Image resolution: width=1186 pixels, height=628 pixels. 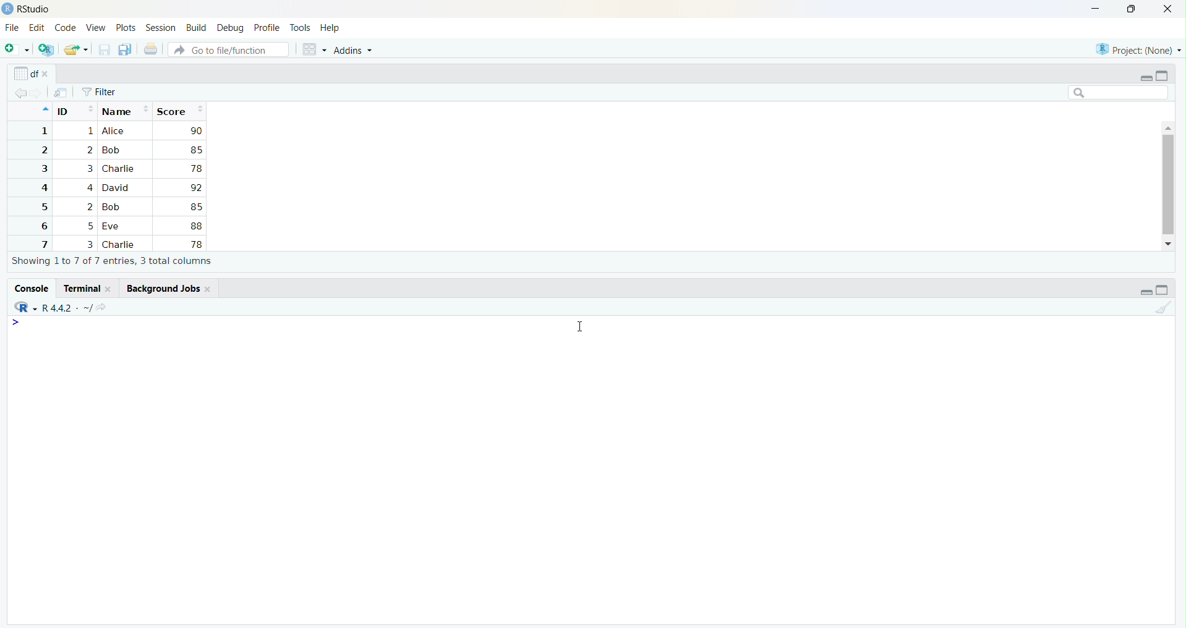 I want to click on resize, so click(x=1132, y=9).